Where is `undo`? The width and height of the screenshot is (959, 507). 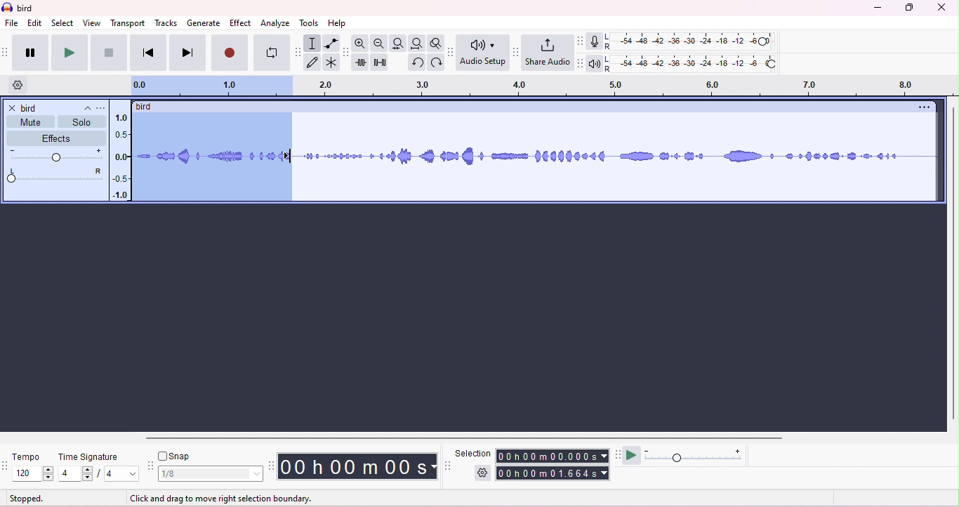 undo is located at coordinates (418, 62).